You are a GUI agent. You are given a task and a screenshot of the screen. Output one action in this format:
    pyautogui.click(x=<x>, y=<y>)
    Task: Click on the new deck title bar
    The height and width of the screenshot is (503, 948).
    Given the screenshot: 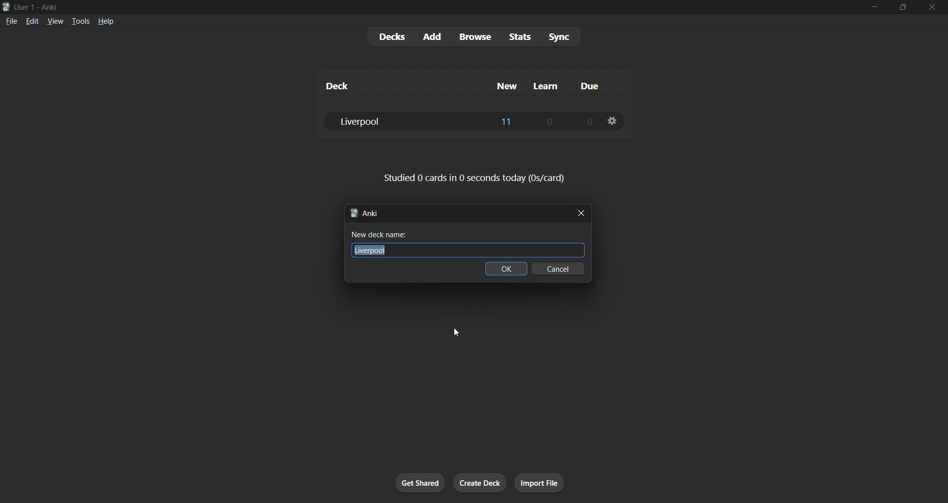 What is the action you would take?
    pyautogui.click(x=451, y=213)
    